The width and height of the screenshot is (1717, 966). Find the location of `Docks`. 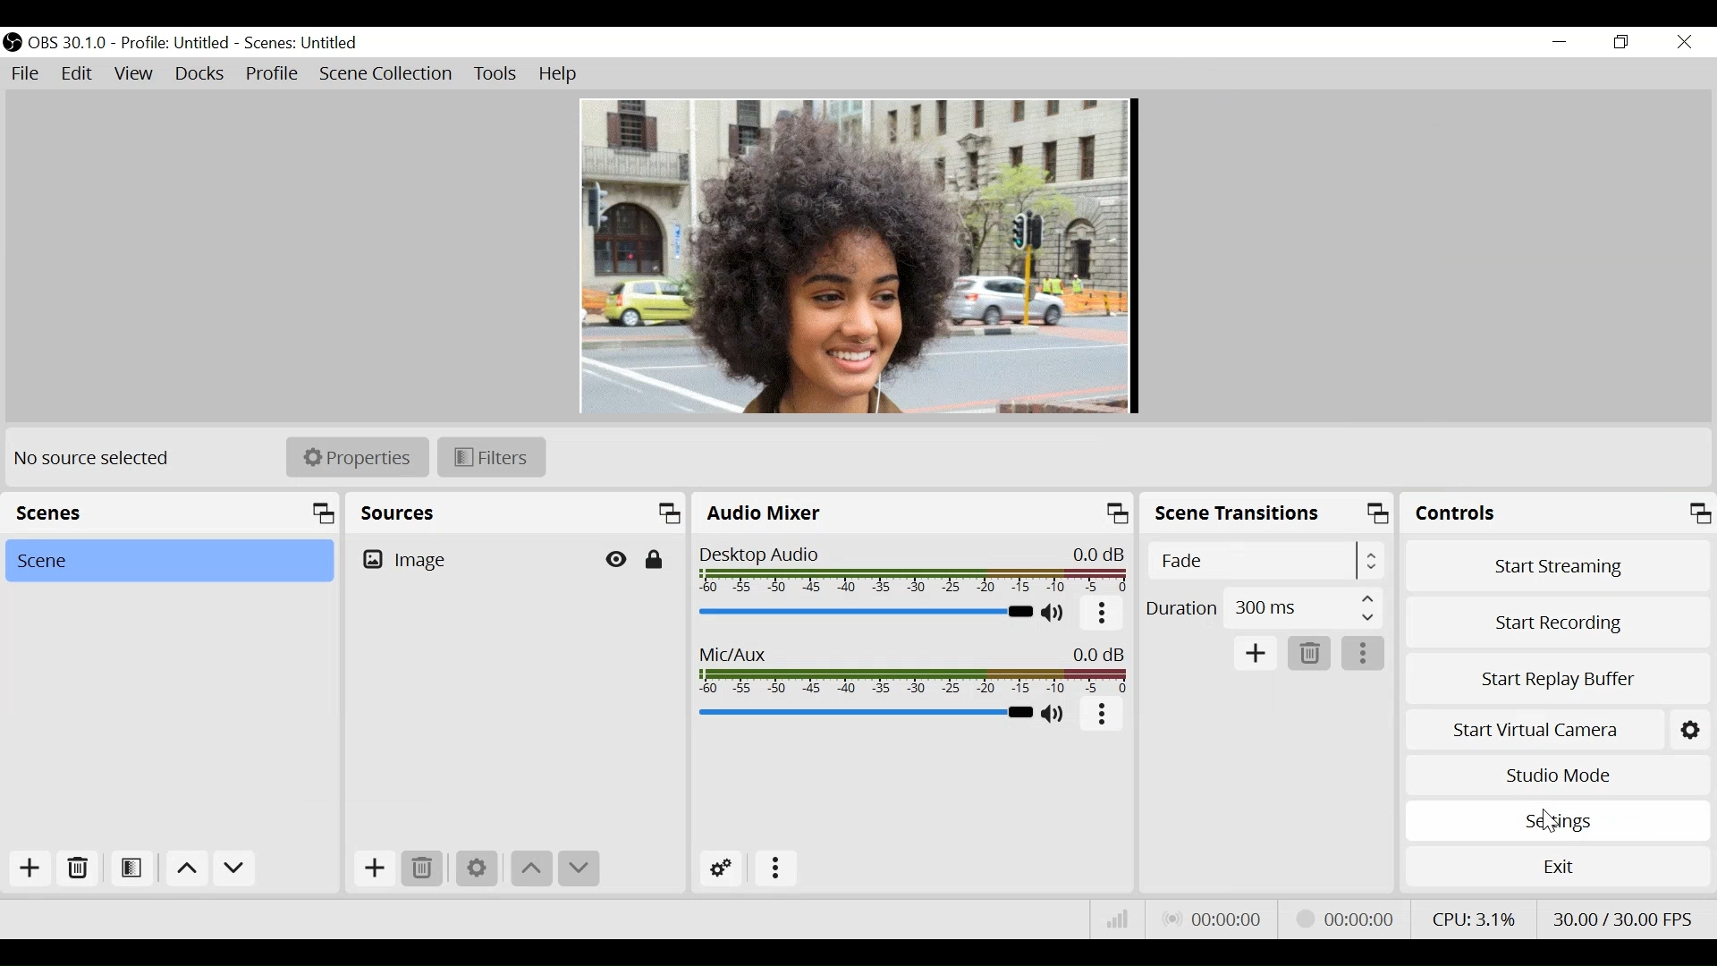

Docks is located at coordinates (199, 74).